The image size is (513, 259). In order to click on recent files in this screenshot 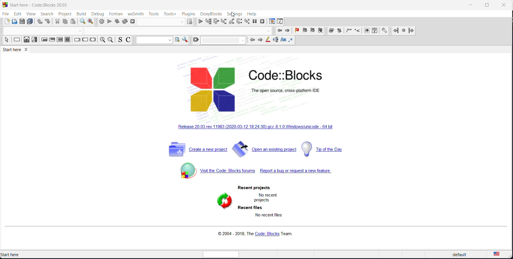, I will do `click(253, 207)`.